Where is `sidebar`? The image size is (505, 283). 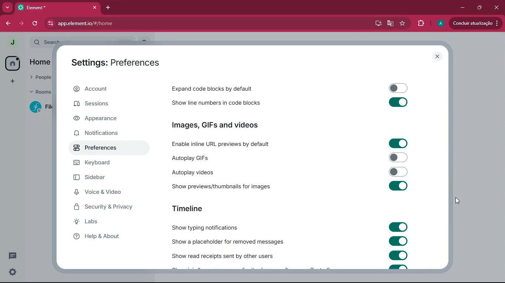 sidebar is located at coordinates (102, 178).